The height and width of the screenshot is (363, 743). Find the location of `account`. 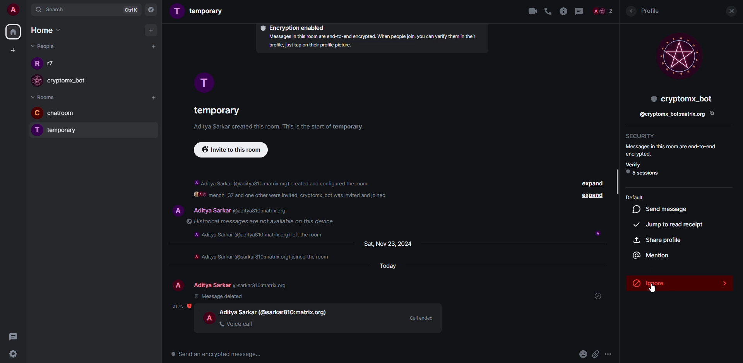

account is located at coordinates (14, 10).